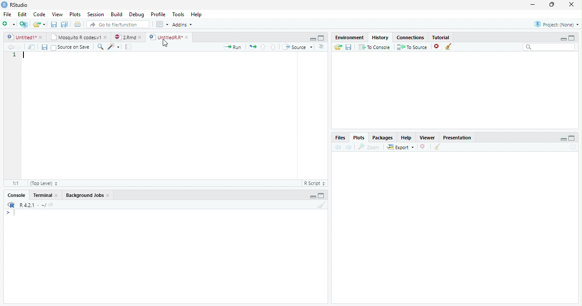  Describe the element at coordinates (21, 38) in the screenshot. I see `Untitled1*` at that location.